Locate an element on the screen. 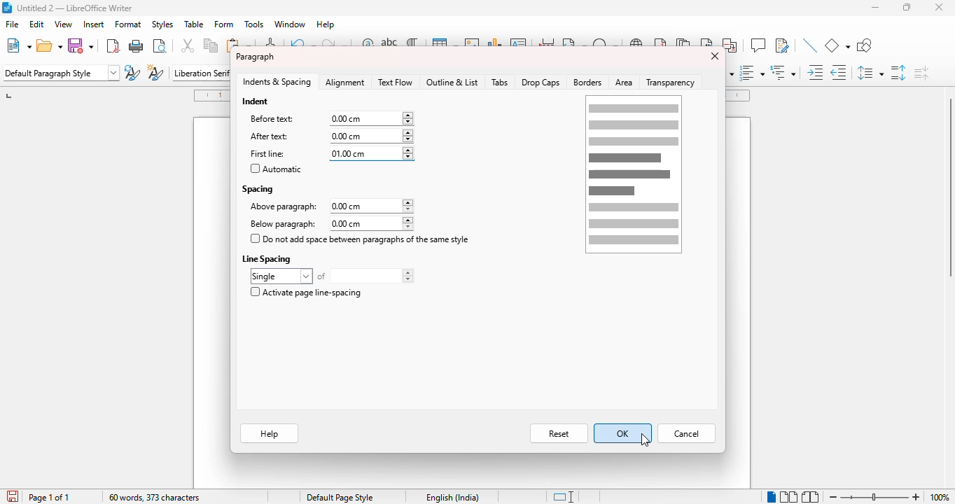  export directly as PDF is located at coordinates (112, 45).